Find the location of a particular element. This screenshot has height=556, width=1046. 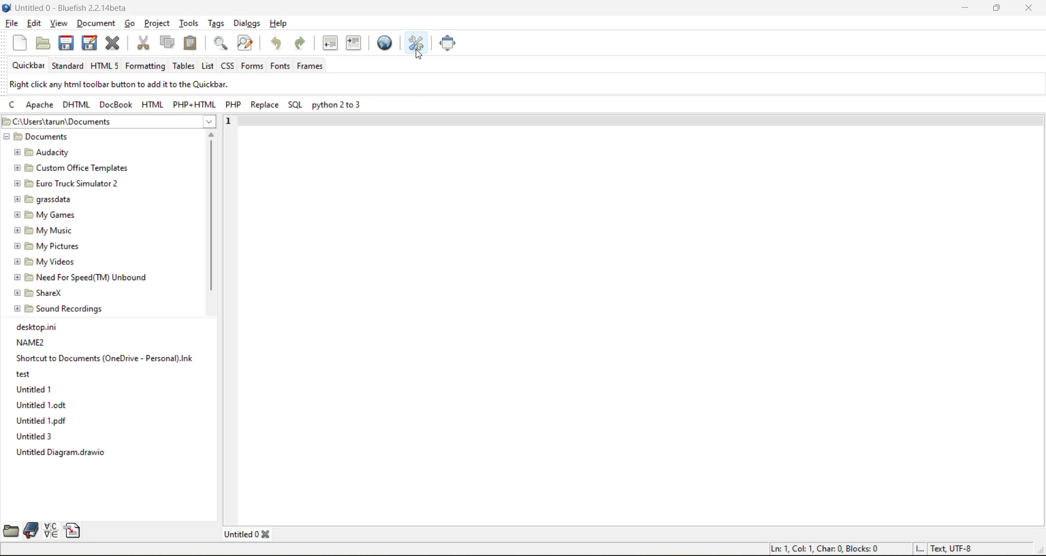

dialogs is located at coordinates (247, 23).